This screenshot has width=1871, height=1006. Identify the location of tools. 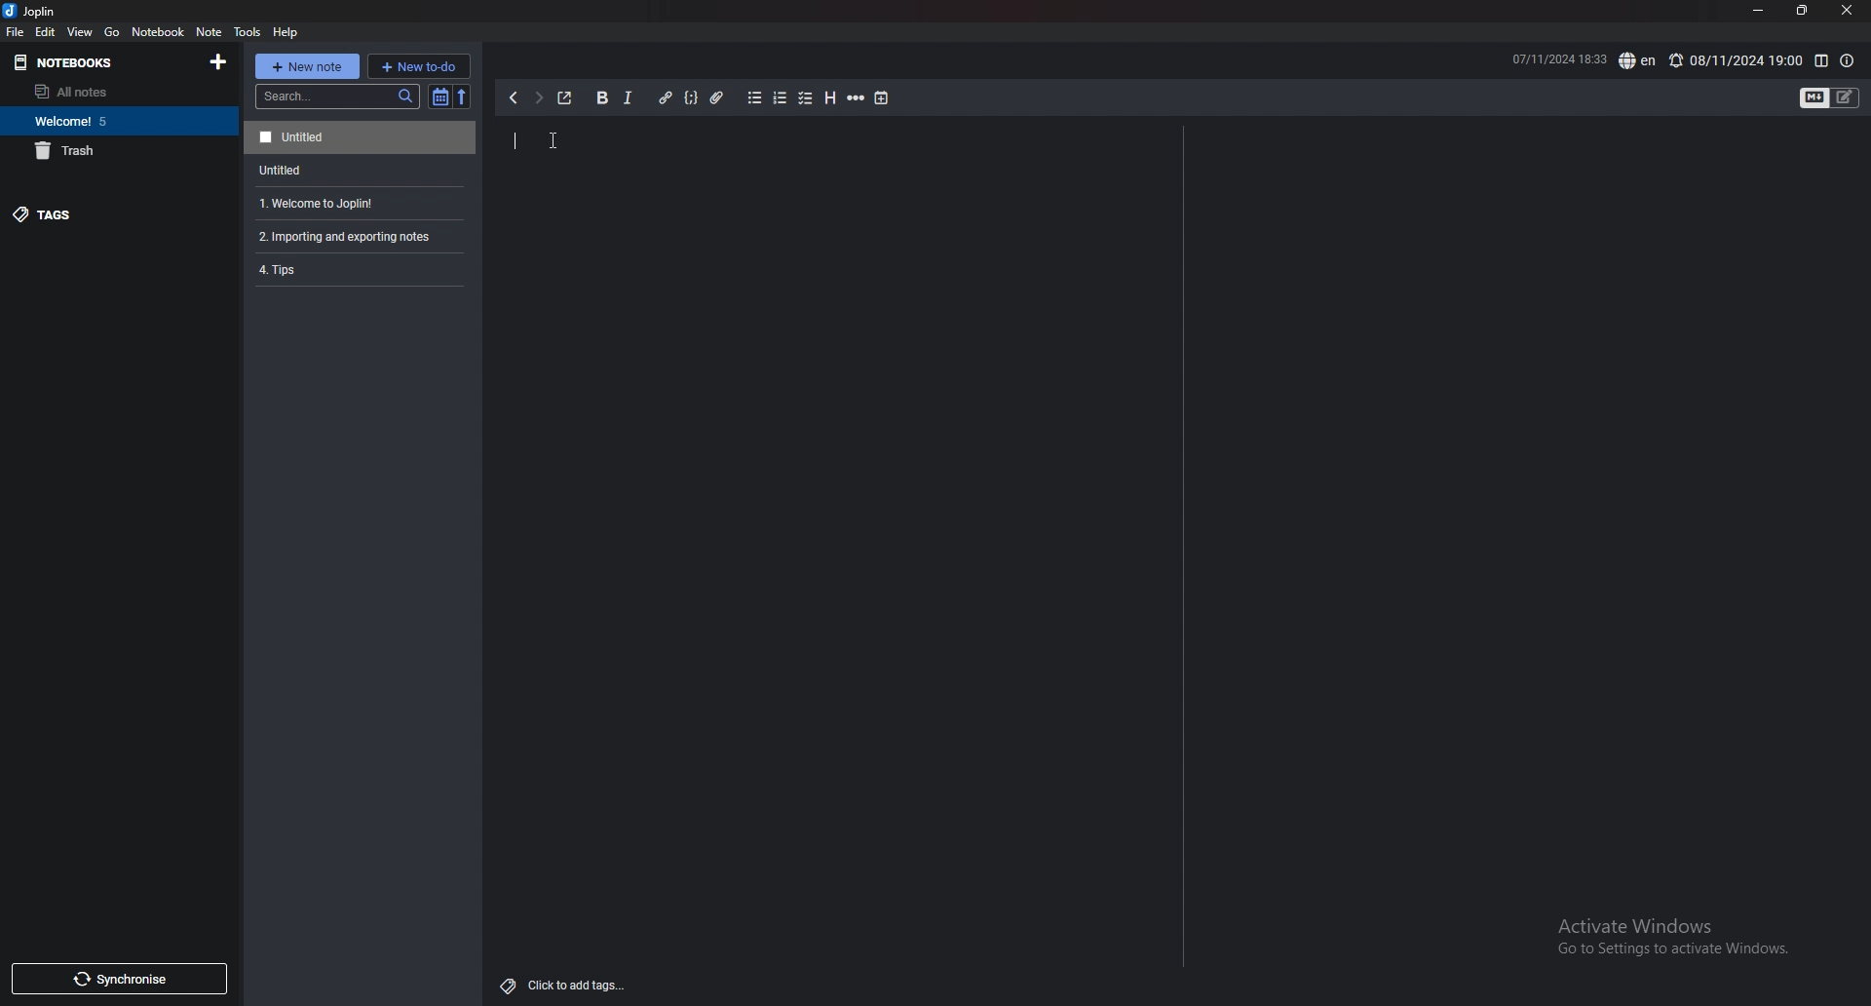
(247, 32).